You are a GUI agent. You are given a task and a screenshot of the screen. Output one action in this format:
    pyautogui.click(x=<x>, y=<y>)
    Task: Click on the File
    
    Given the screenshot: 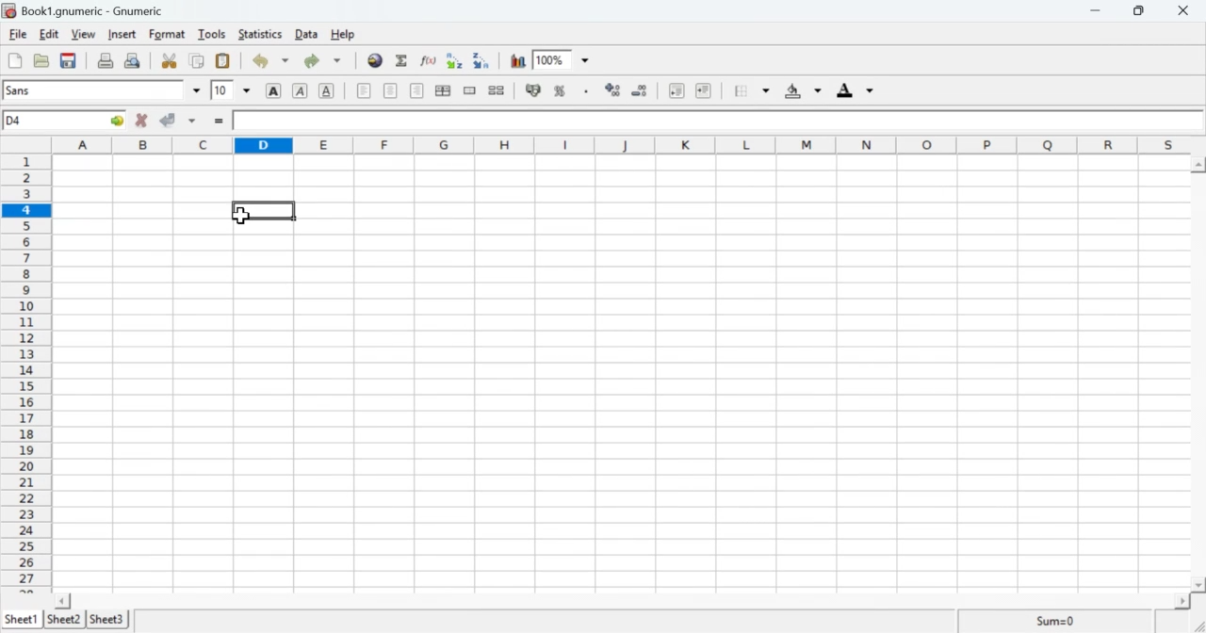 What is the action you would take?
    pyautogui.click(x=18, y=35)
    